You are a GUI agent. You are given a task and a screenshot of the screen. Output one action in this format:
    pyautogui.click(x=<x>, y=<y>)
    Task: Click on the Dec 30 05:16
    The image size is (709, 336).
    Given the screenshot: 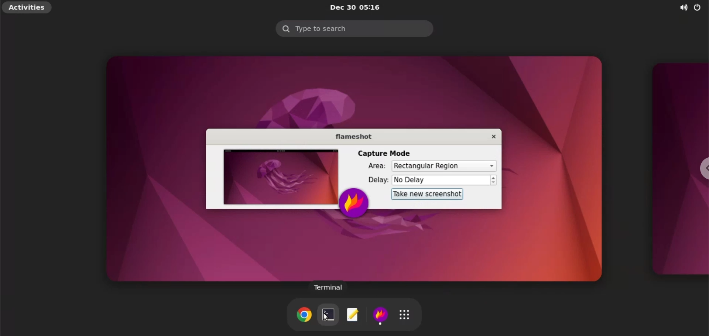 What is the action you would take?
    pyautogui.click(x=358, y=7)
    